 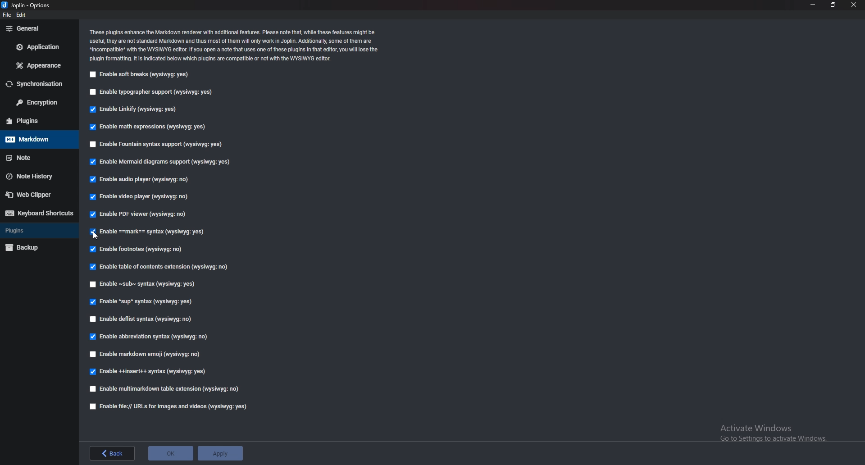 What do you see at coordinates (161, 232) in the screenshot?
I see `enable Mark Syntax` at bounding box center [161, 232].